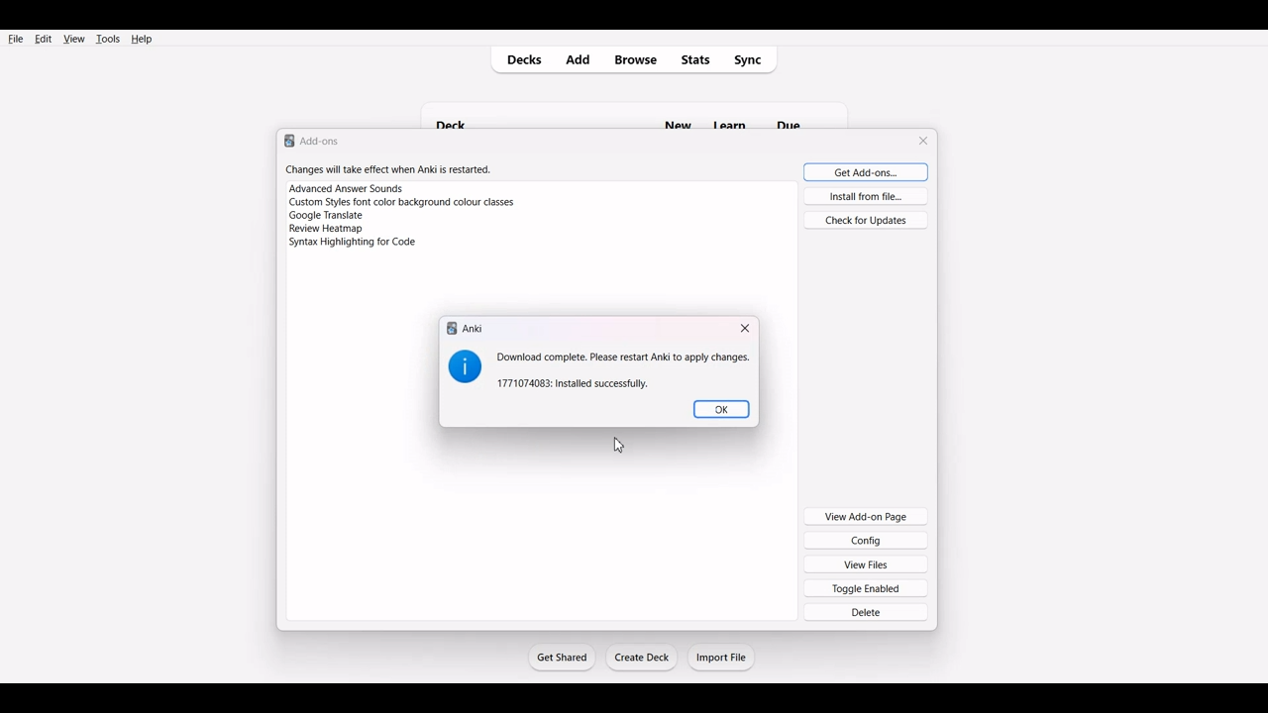 The width and height of the screenshot is (1268, 713). I want to click on Tools, so click(107, 39).